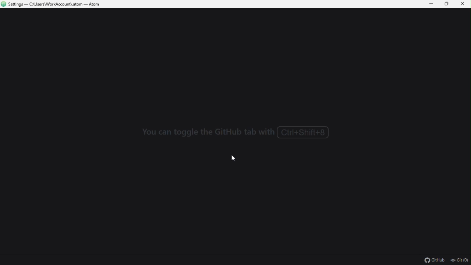 The image size is (471, 265). What do you see at coordinates (461, 260) in the screenshot?
I see `git` at bounding box center [461, 260].